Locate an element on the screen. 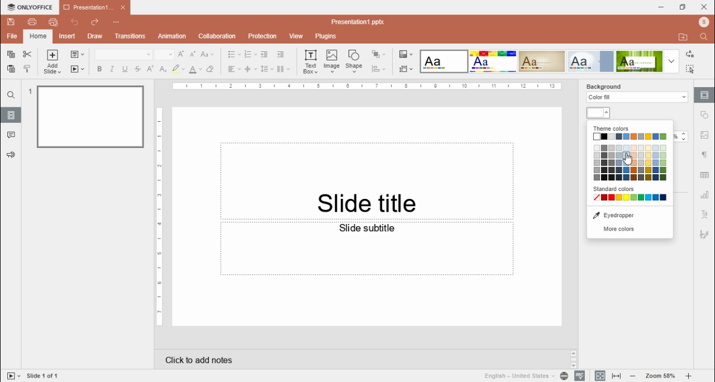  underline is located at coordinates (125, 69).